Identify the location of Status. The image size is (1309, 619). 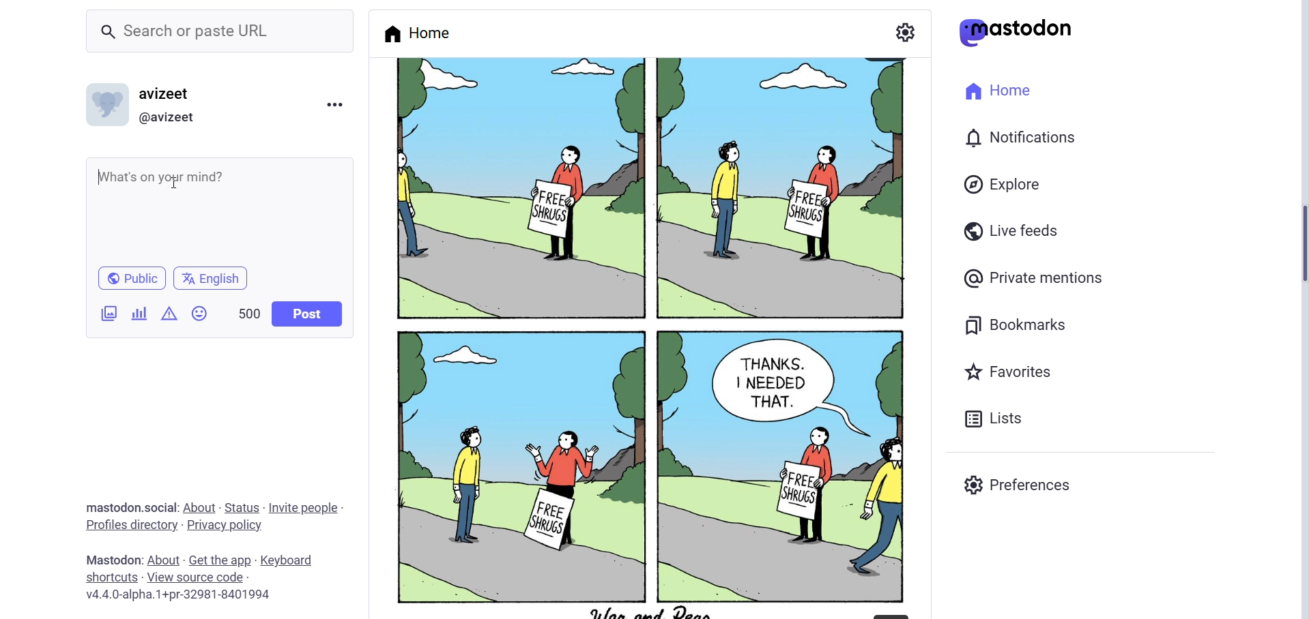
(242, 508).